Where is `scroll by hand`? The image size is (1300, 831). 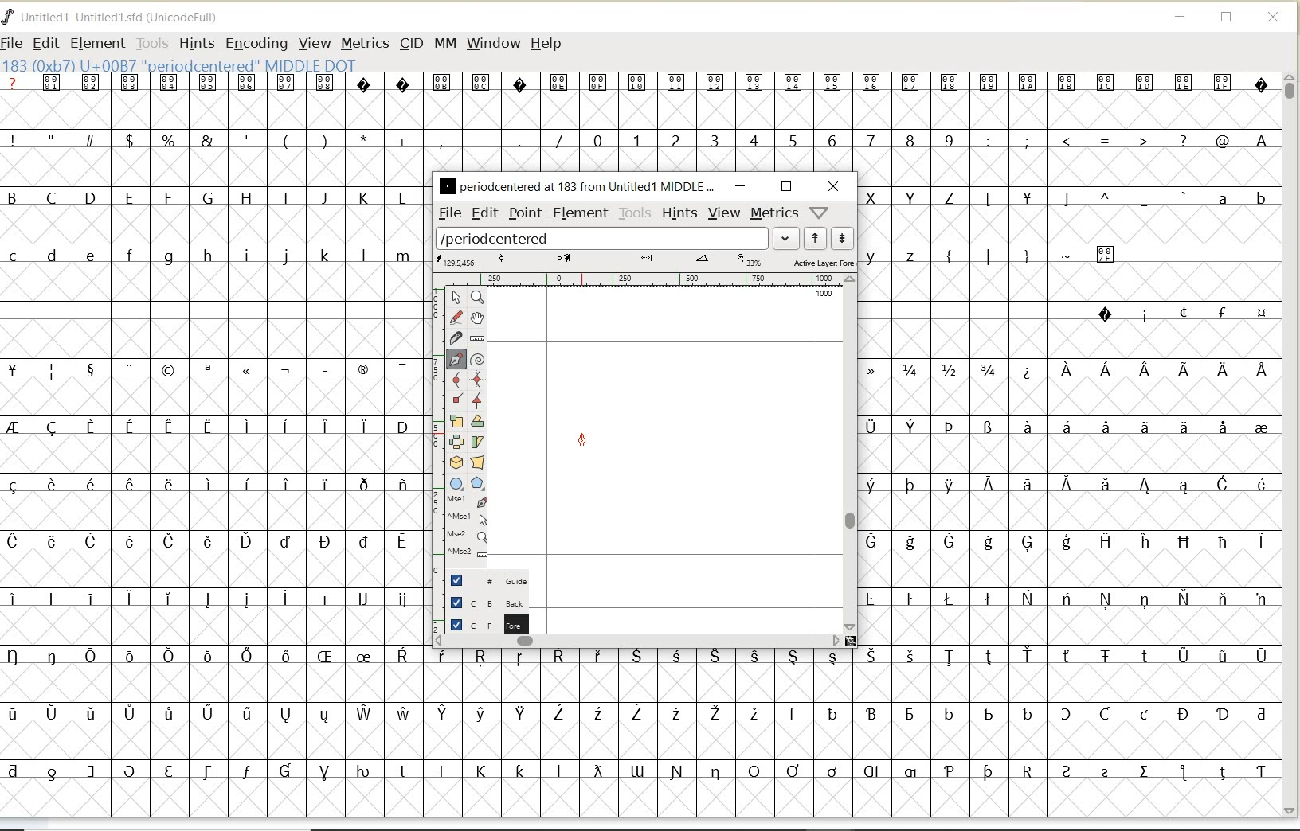 scroll by hand is located at coordinates (476, 318).